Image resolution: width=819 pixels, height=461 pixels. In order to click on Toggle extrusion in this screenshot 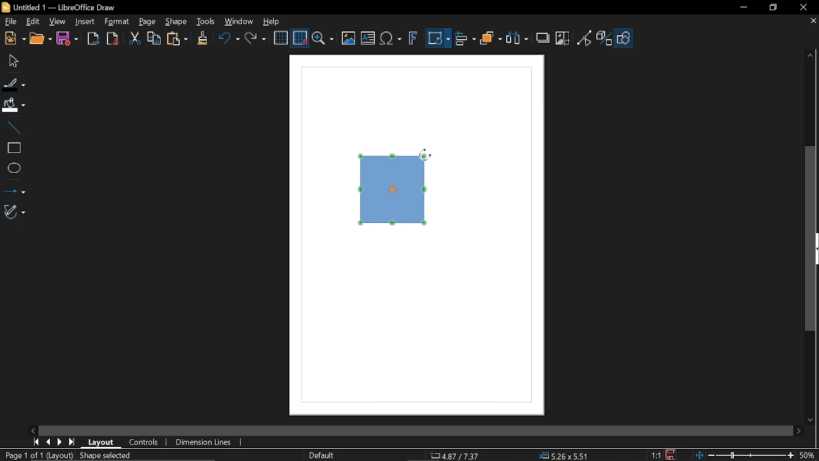, I will do `click(605, 38)`.